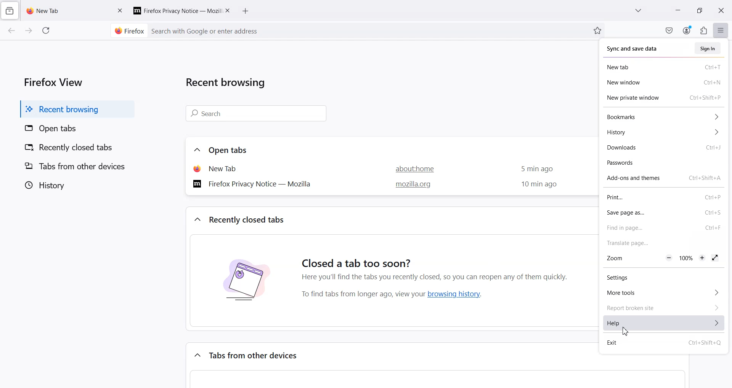  I want to click on Maximize, so click(700, 10).